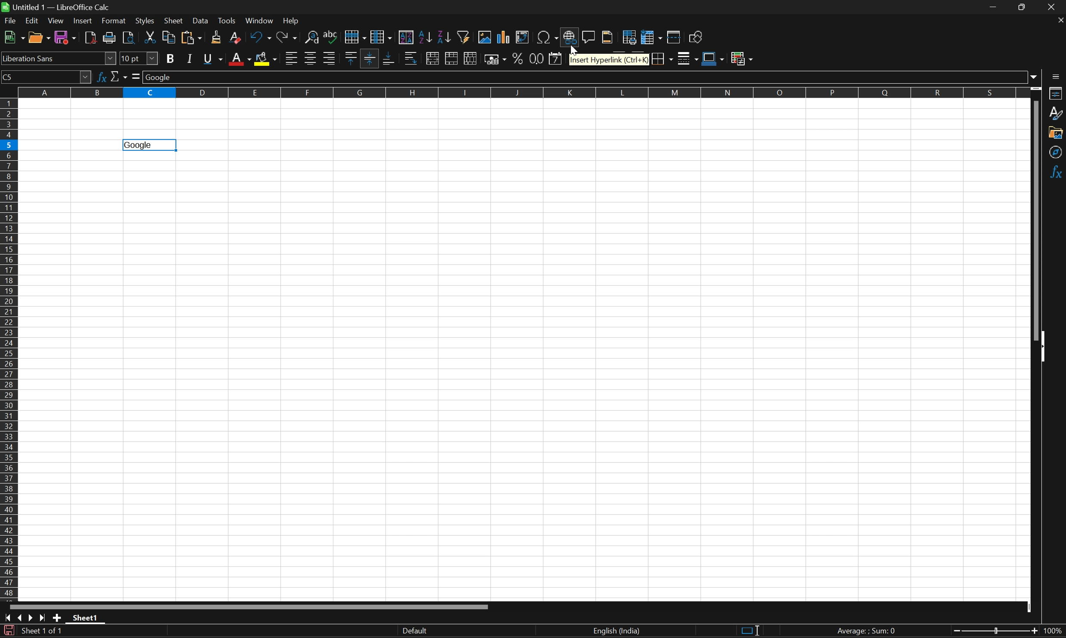 The image size is (1066, 638). Describe the element at coordinates (576, 51) in the screenshot. I see `Cursor` at that location.